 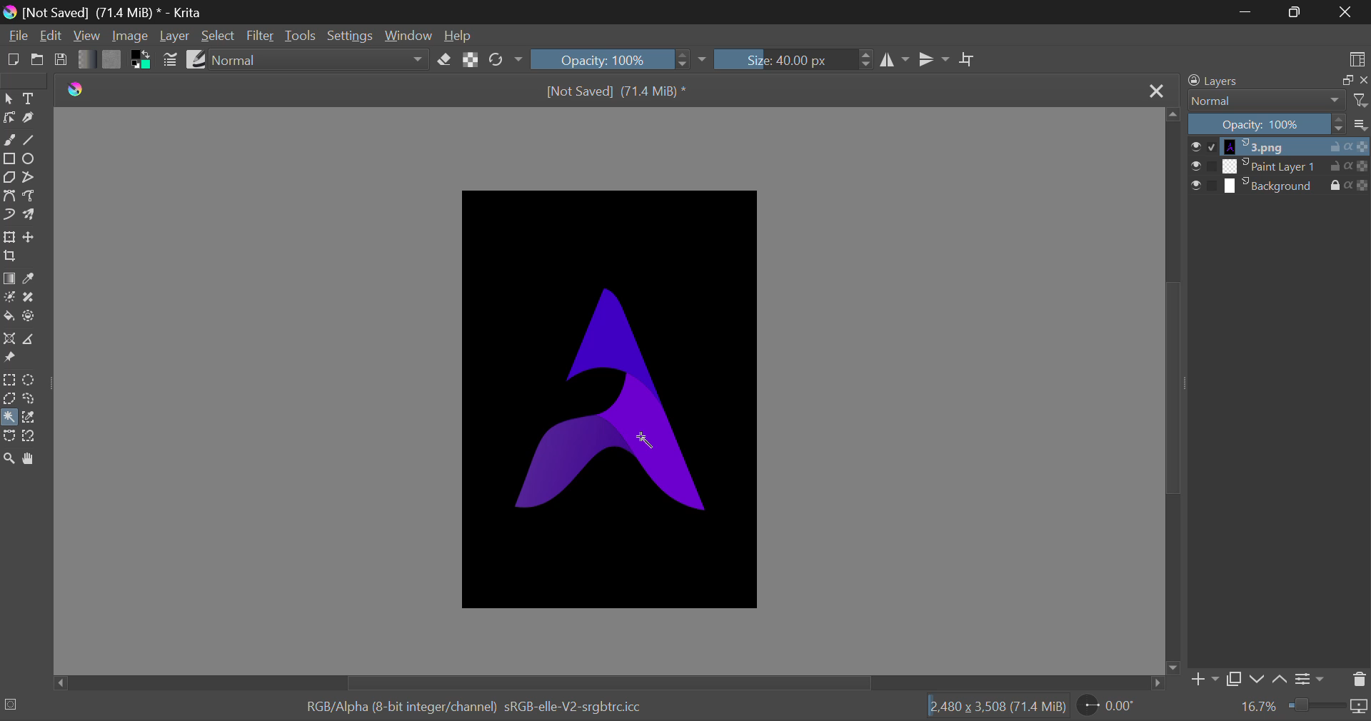 I want to click on down Movement of Layer, so click(x=1258, y=680).